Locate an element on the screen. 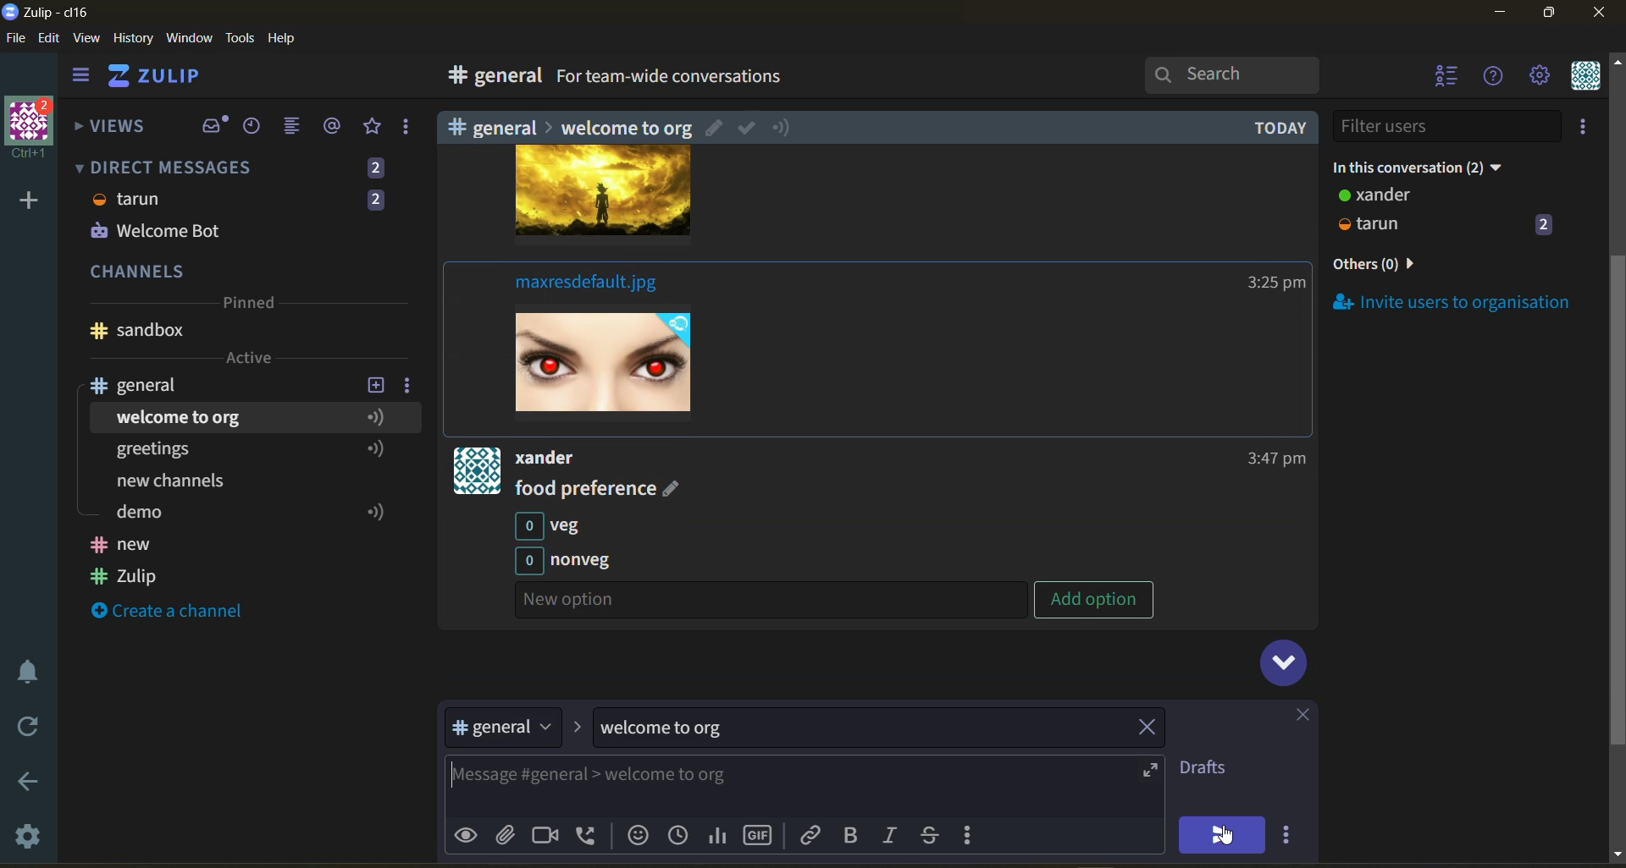 Image resolution: width=1626 pixels, height=868 pixels. add global time is located at coordinates (682, 834).